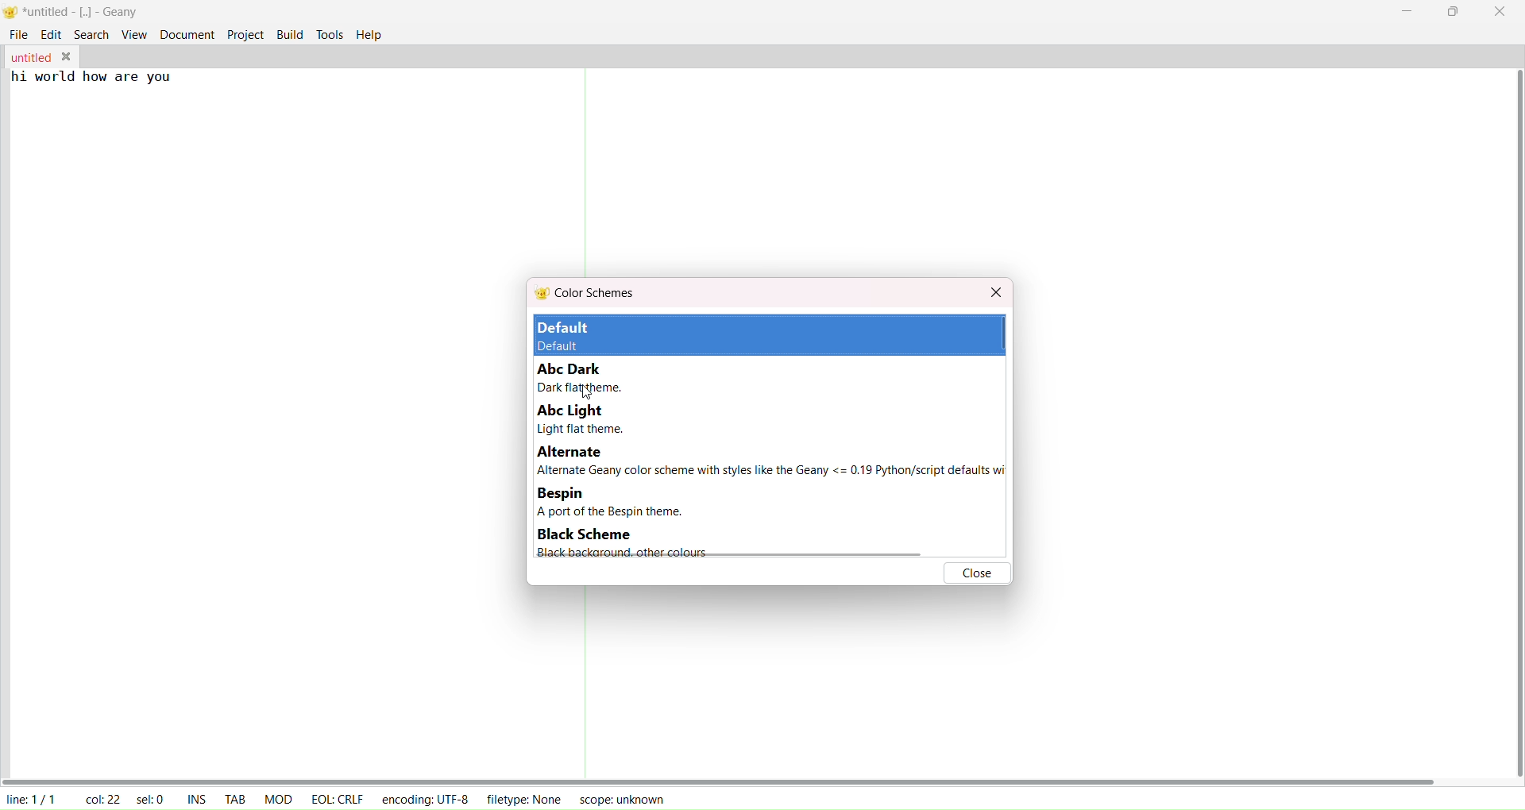 This screenshot has height=810, width=1525. I want to click on close, so click(1497, 12).